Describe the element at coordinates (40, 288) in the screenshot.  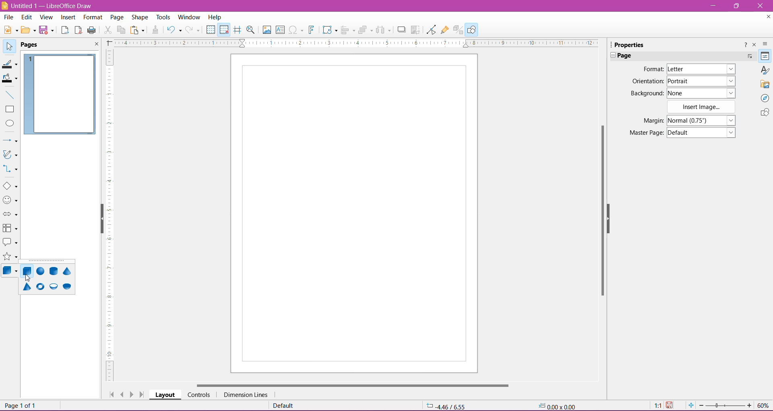
I see `Torus` at that location.